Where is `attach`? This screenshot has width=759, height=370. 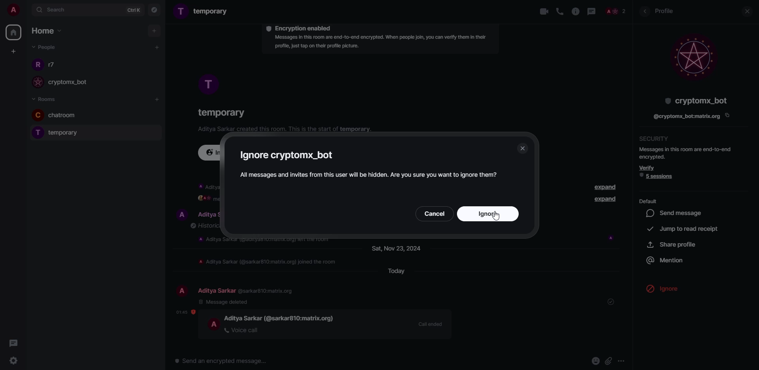
attach is located at coordinates (609, 361).